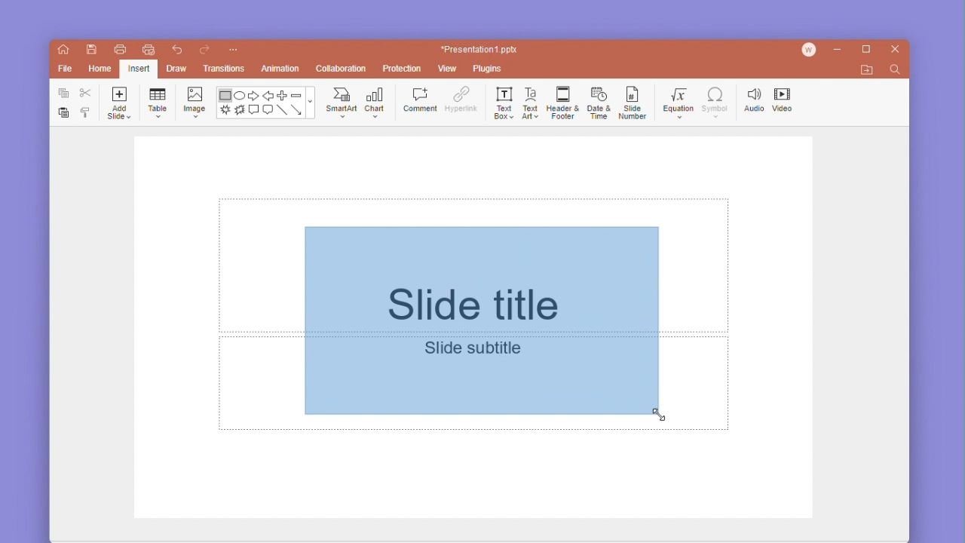  What do you see at coordinates (420, 100) in the screenshot?
I see `comment` at bounding box center [420, 100].